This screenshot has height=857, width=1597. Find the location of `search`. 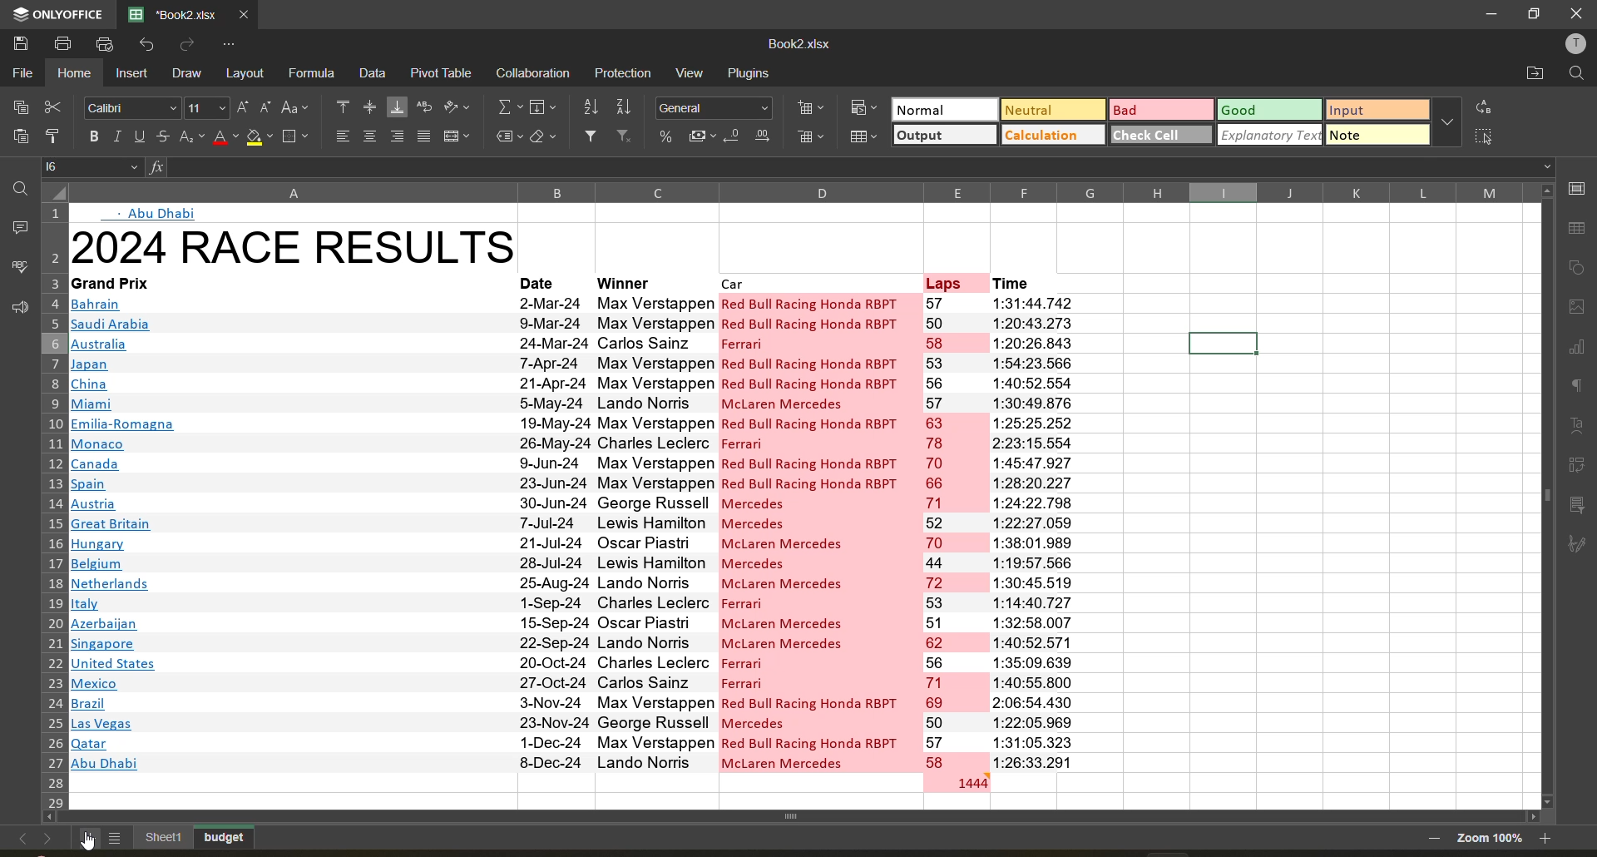

search is located at coordinates (20, 188).